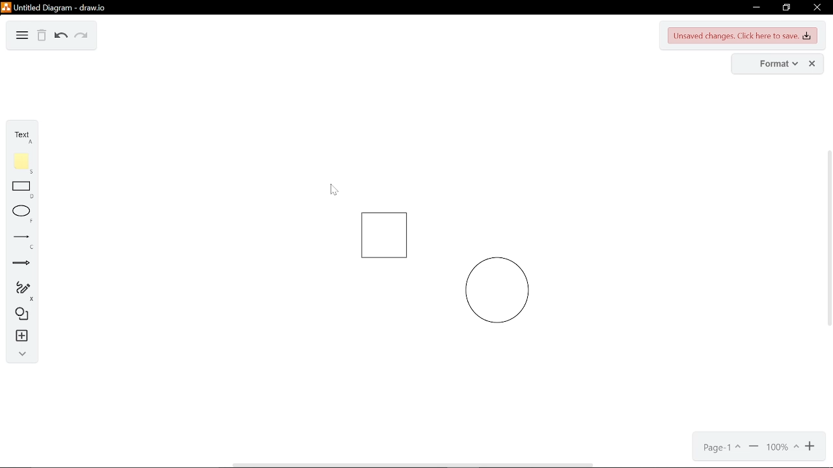 This screenshot has width=833, height=468. What do you see at coordinates (20, 316) in the screenshot?
I see `shapes` at bounding box center [20, 316].